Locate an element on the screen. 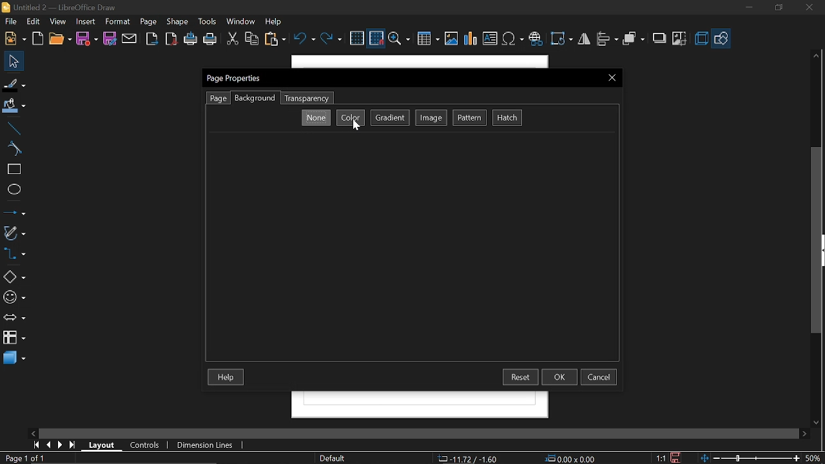 The height and width of the screenshot is (464, 825). Edit is located at coordinates (33, 22).